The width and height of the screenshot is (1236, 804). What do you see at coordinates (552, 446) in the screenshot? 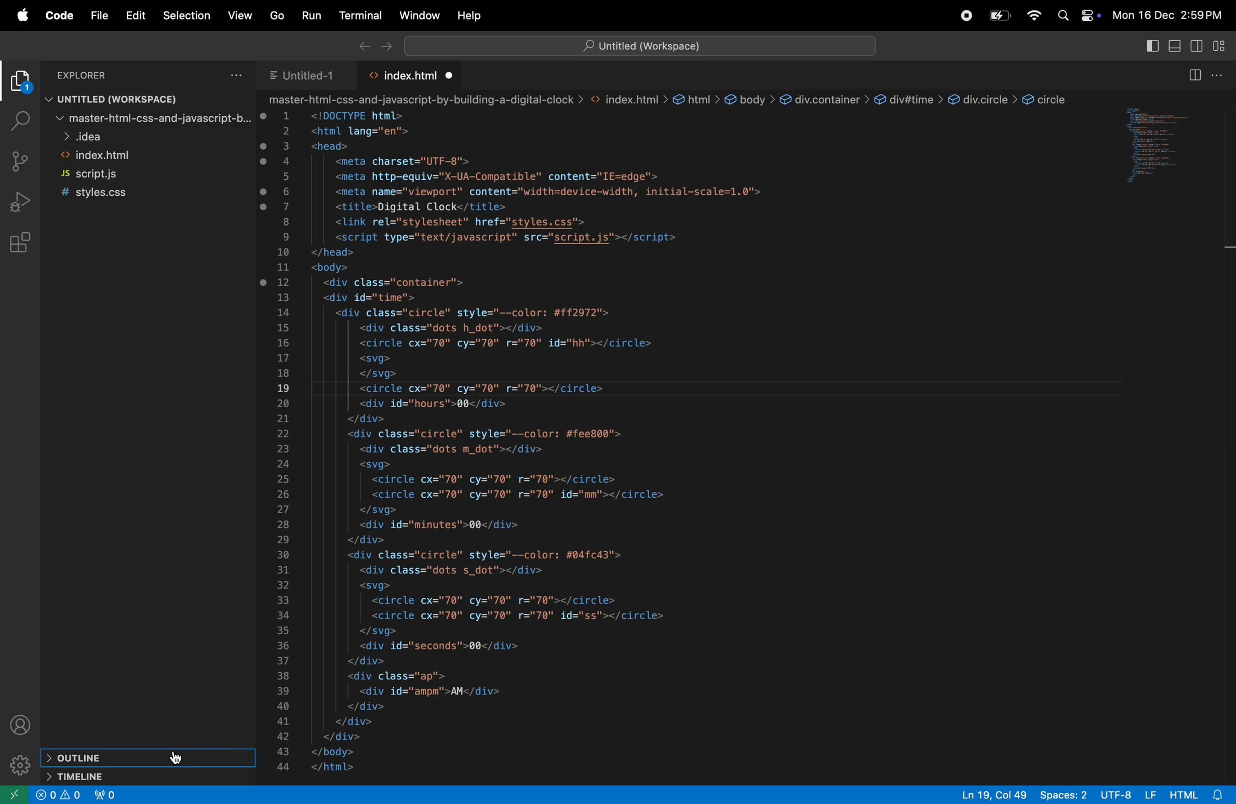
I see `<html lang="en">
<head>
<meta charset="UTF-8">
<meta http-equiv="X-UA-Compatible" content="IE=edge">
<meta name="viewport" content="width=device-width, initial-scale=1.0">
<title>Digital Clock</title>
<link rel="stylesheet" href="styles.css">
<script type="text/javascript" src="script.js"></script>
</head>
<body>
<div class="container">
<div id="time">
<div class="circle" style="--color: #ff2972">
<div class="dots h_dot"></div>
<circle cx="70" cy="70" r="70" id="hh"></circle>
<svg>
</svg>
<circle cx="70" cy="70" r="70"></circle>
<div id="hours">00</div>
</div>
<div class="circle" style="--color: #fee800">
<div class="dots m_dot"></div>
<svg>
<circle cx="70" cy="70" r="70"></circle>
<circle cx="70" cy="70" r="70" id="mm"></circle>
</svg>
<div id="minutes">00</div>
</div>
<div class="circle" style="--color: #04fc43">
<div class="dots s_dot"></div>
<svg>
<circle cx="70" cy="70" r="70"></circle>
<circle cx="70" cy="70" r="70" id="ss"></circle>
</svg>
<div id="seconds">00</div>
</div>
<div class="ap">
<div id="ampm">AM</div>
</div>
</div>
</div>
</body>
</html>` at bounding box center [552, 446].